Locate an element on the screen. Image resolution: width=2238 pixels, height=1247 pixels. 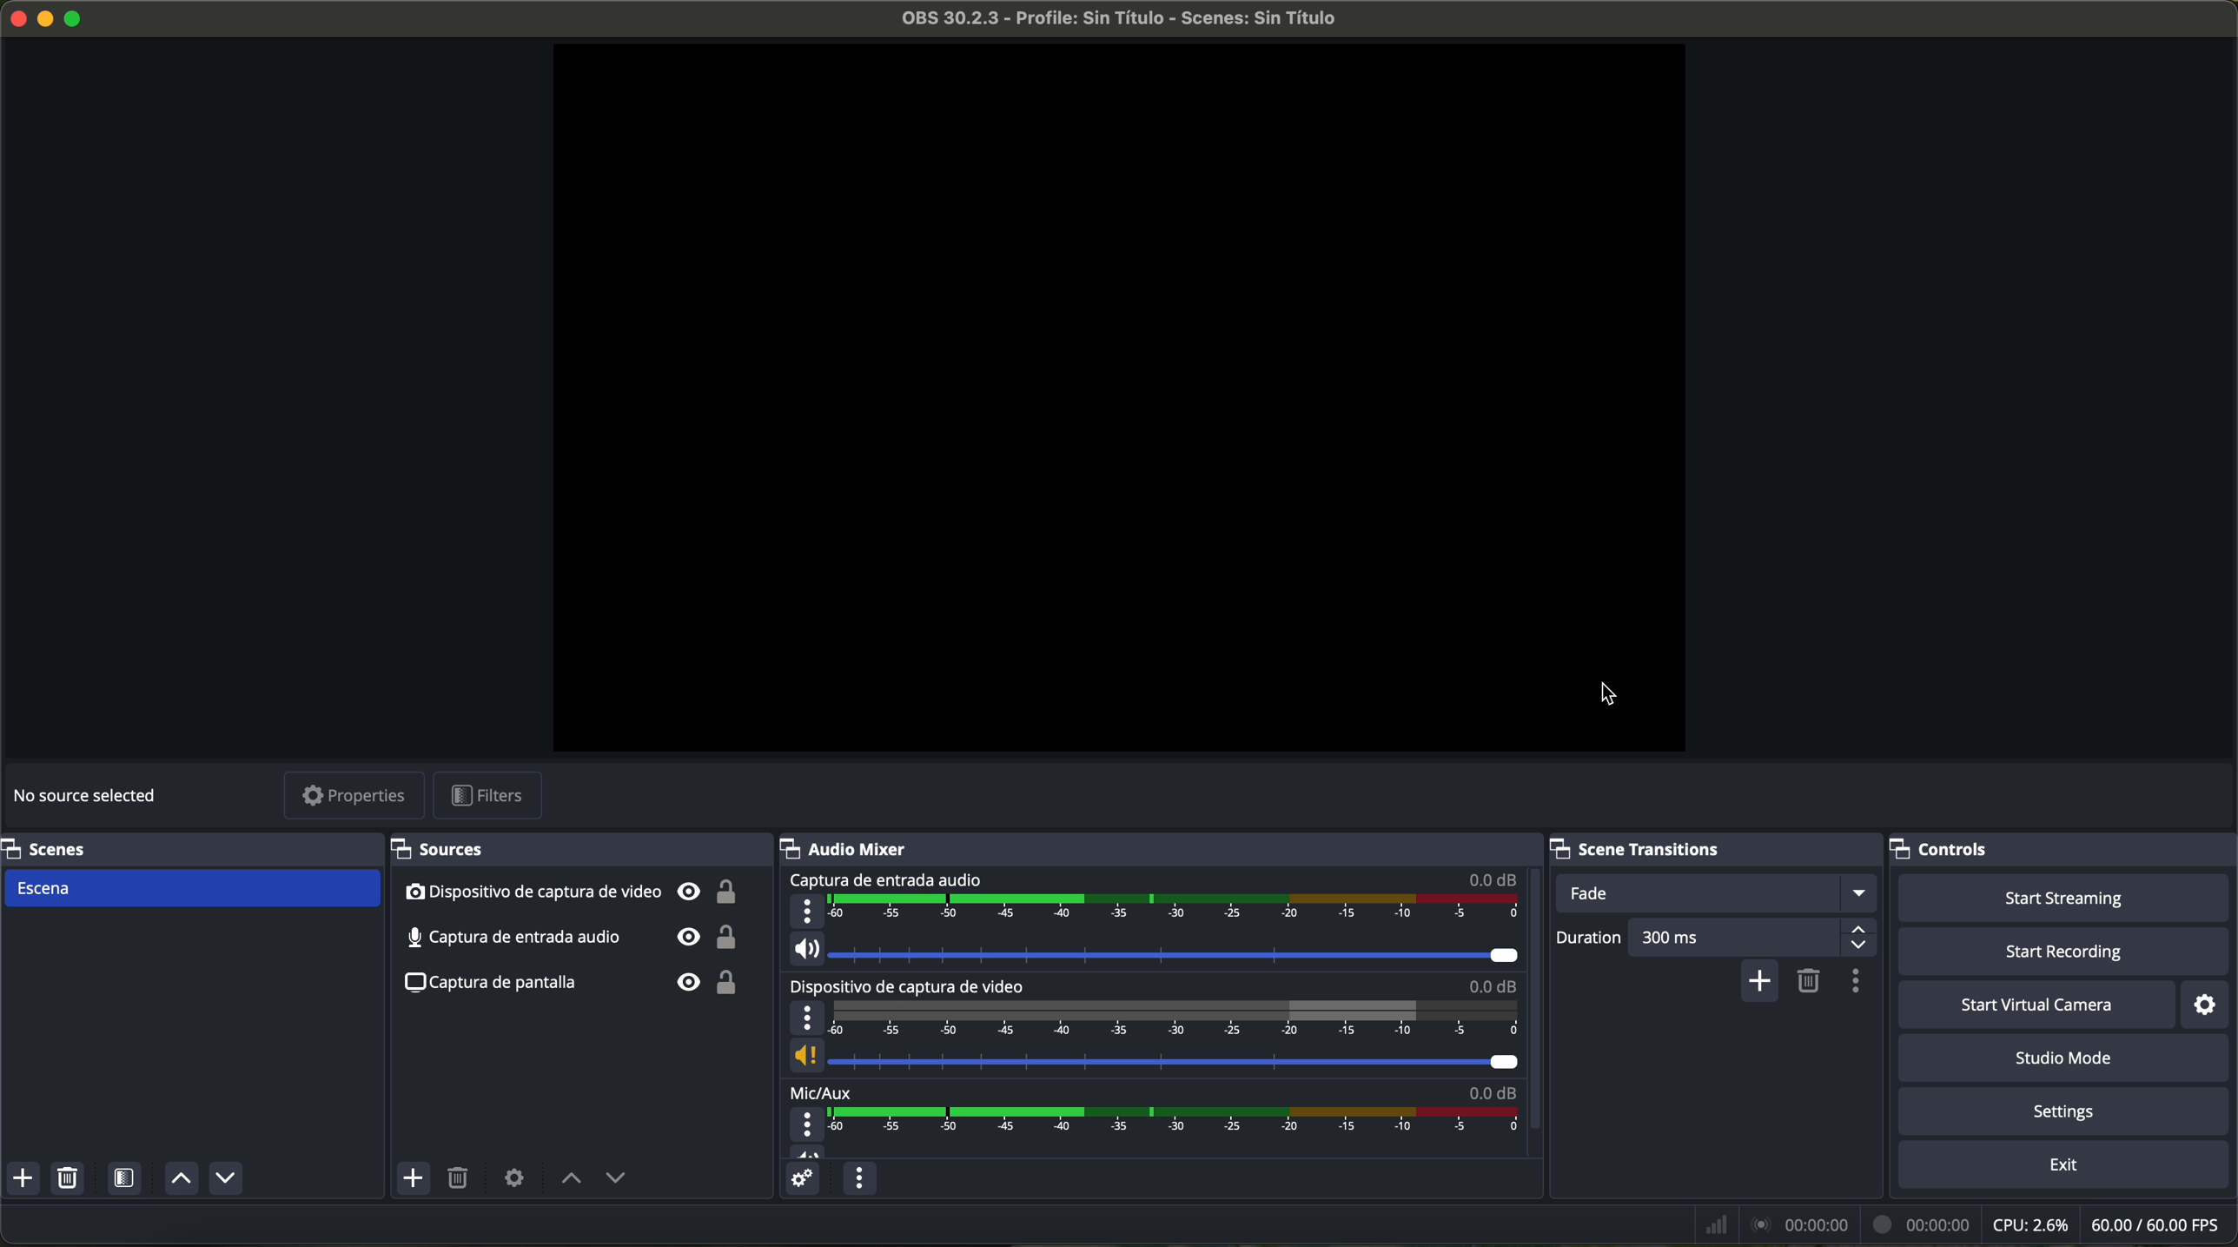
audio input capture is located at coordinates (575, 936).